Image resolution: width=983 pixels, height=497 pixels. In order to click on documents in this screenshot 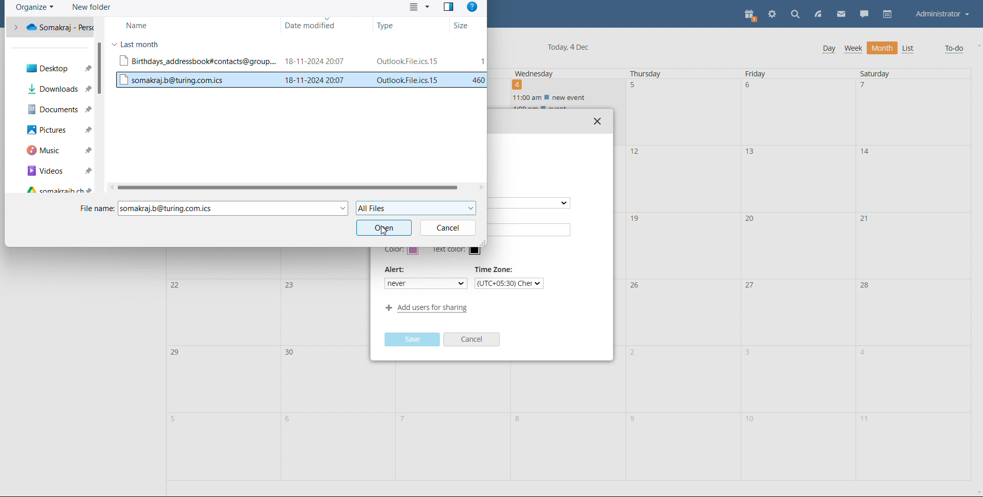, I will do `click(56, 109)`.